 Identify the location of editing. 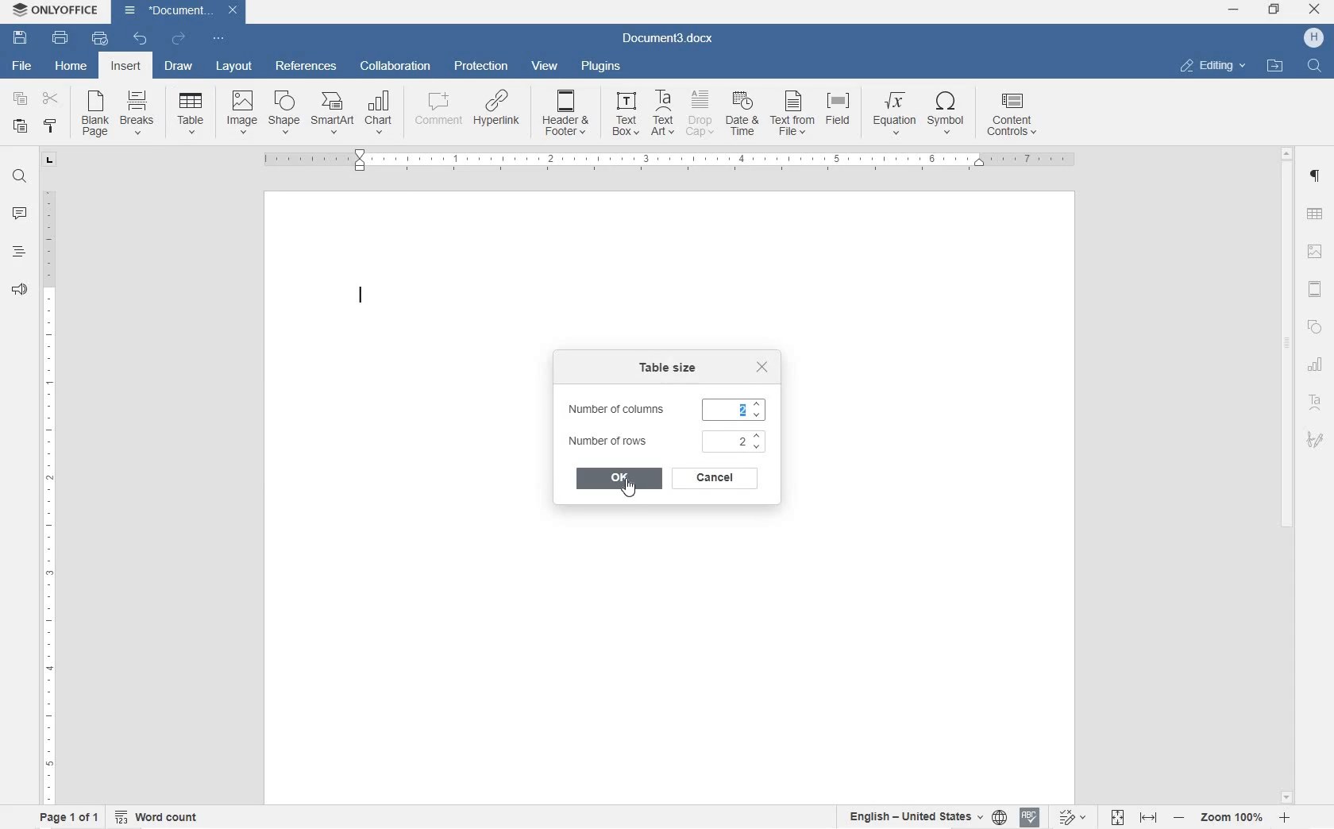
(1213, 65).